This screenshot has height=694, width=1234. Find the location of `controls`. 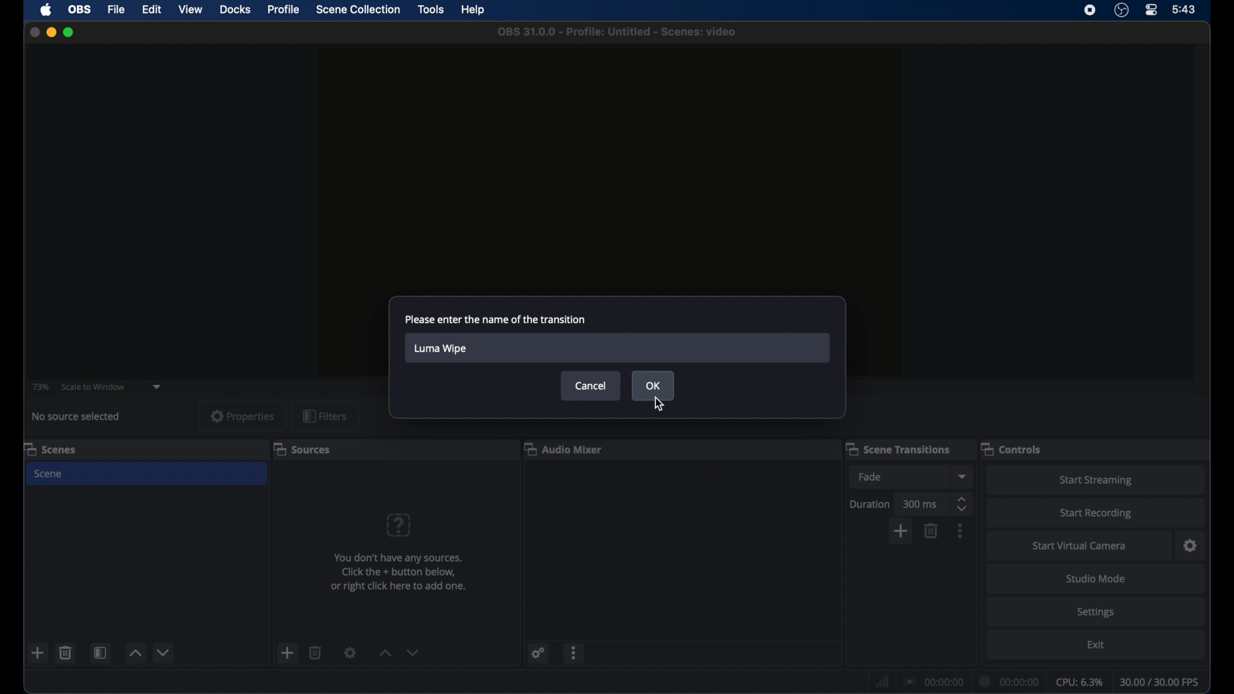

controls is located at coordinates (1012, 449).